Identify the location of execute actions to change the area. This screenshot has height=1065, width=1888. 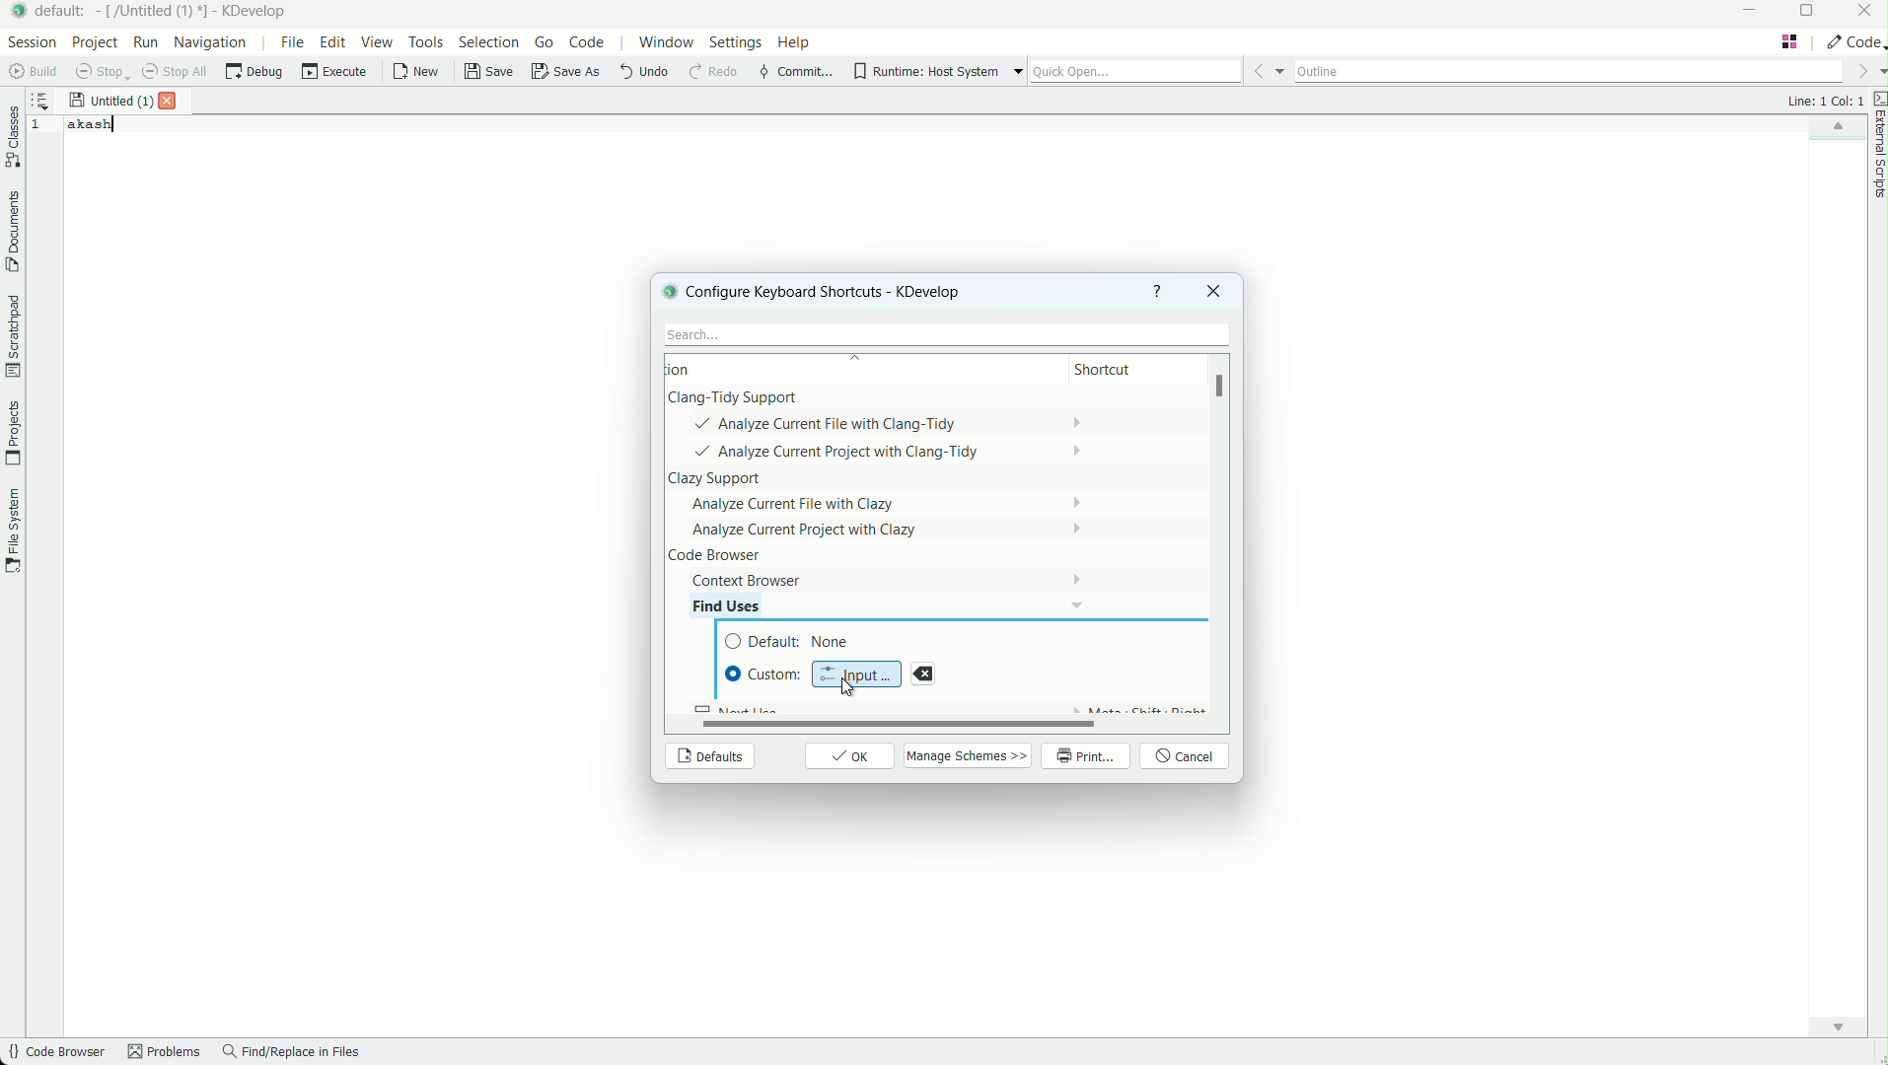
(1852, 41).